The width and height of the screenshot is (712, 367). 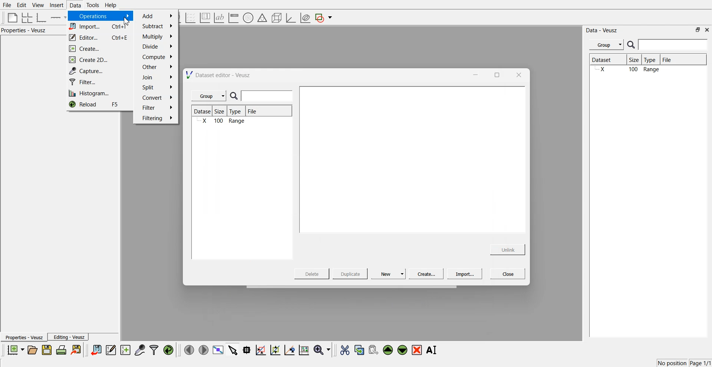 What do you see at coordinates (11, 17) in the screenshot?
I see `blank page` at bounding box center [11, 17].